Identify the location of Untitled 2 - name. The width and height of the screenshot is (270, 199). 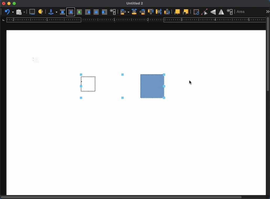
(135, 3).